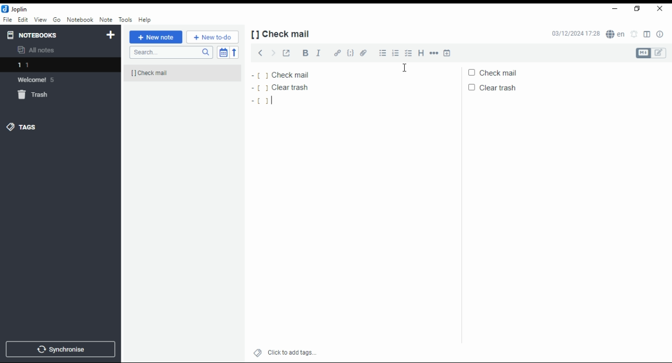 The width and height of the screenshot is (672, 363). What do you see at coordinates (273, 52) in the screenshot?
I see `next` at bounding box center [273, 52].